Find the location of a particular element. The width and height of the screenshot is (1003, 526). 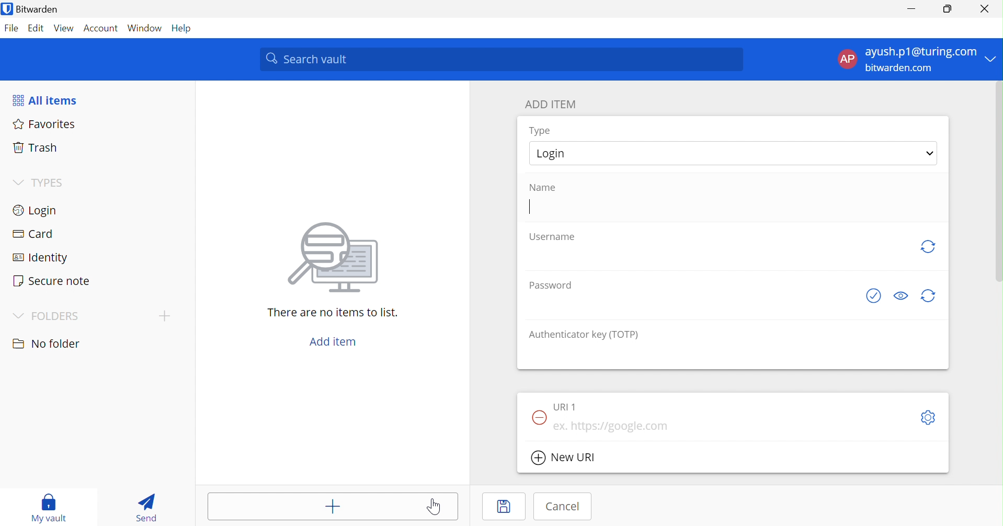

Secure note is located at coordinates (53, 280).